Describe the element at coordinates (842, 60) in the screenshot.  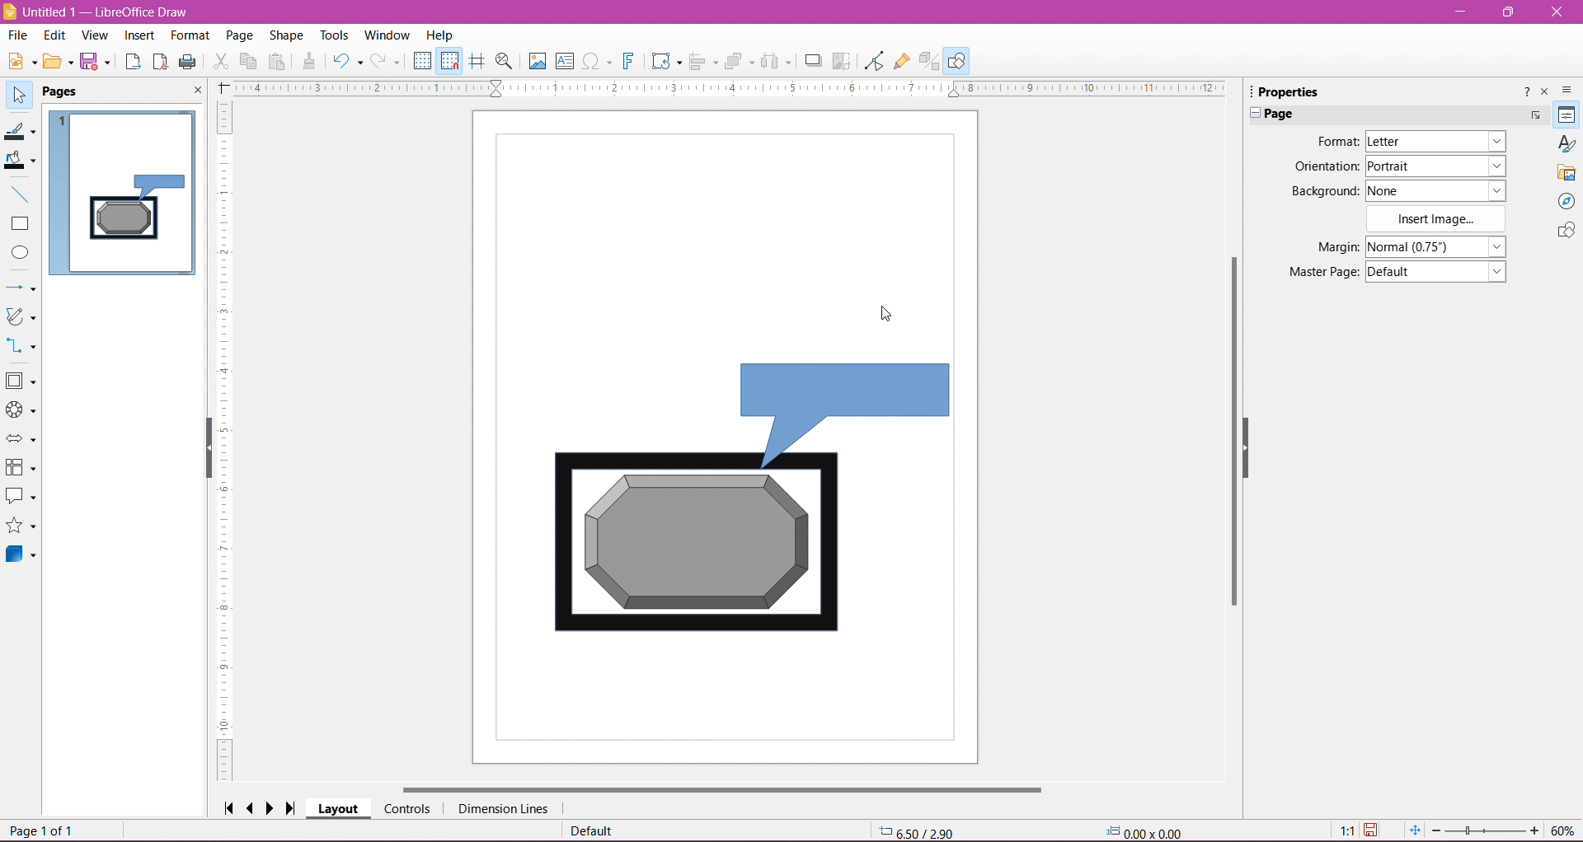
I see `Crop Image` at that location.